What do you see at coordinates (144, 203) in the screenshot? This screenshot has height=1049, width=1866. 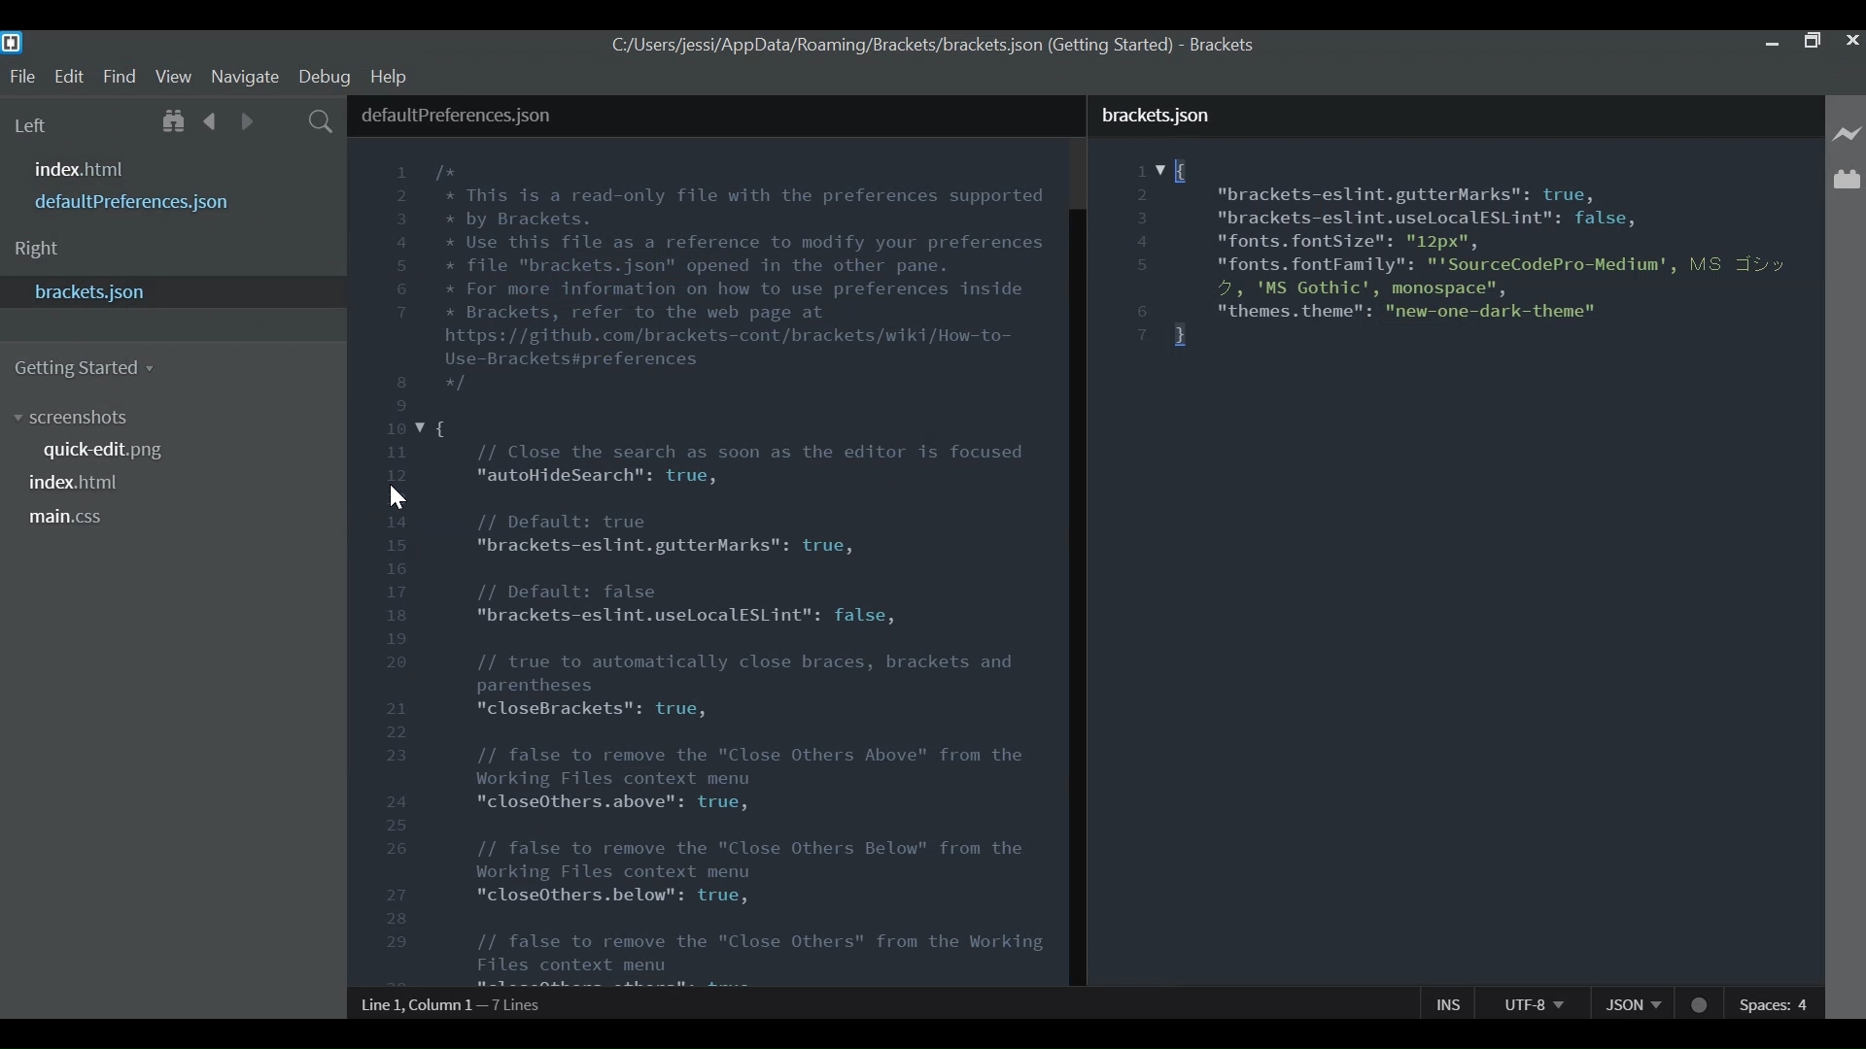 I see `defaultPreferences.json` at bounding box center [144, 203].